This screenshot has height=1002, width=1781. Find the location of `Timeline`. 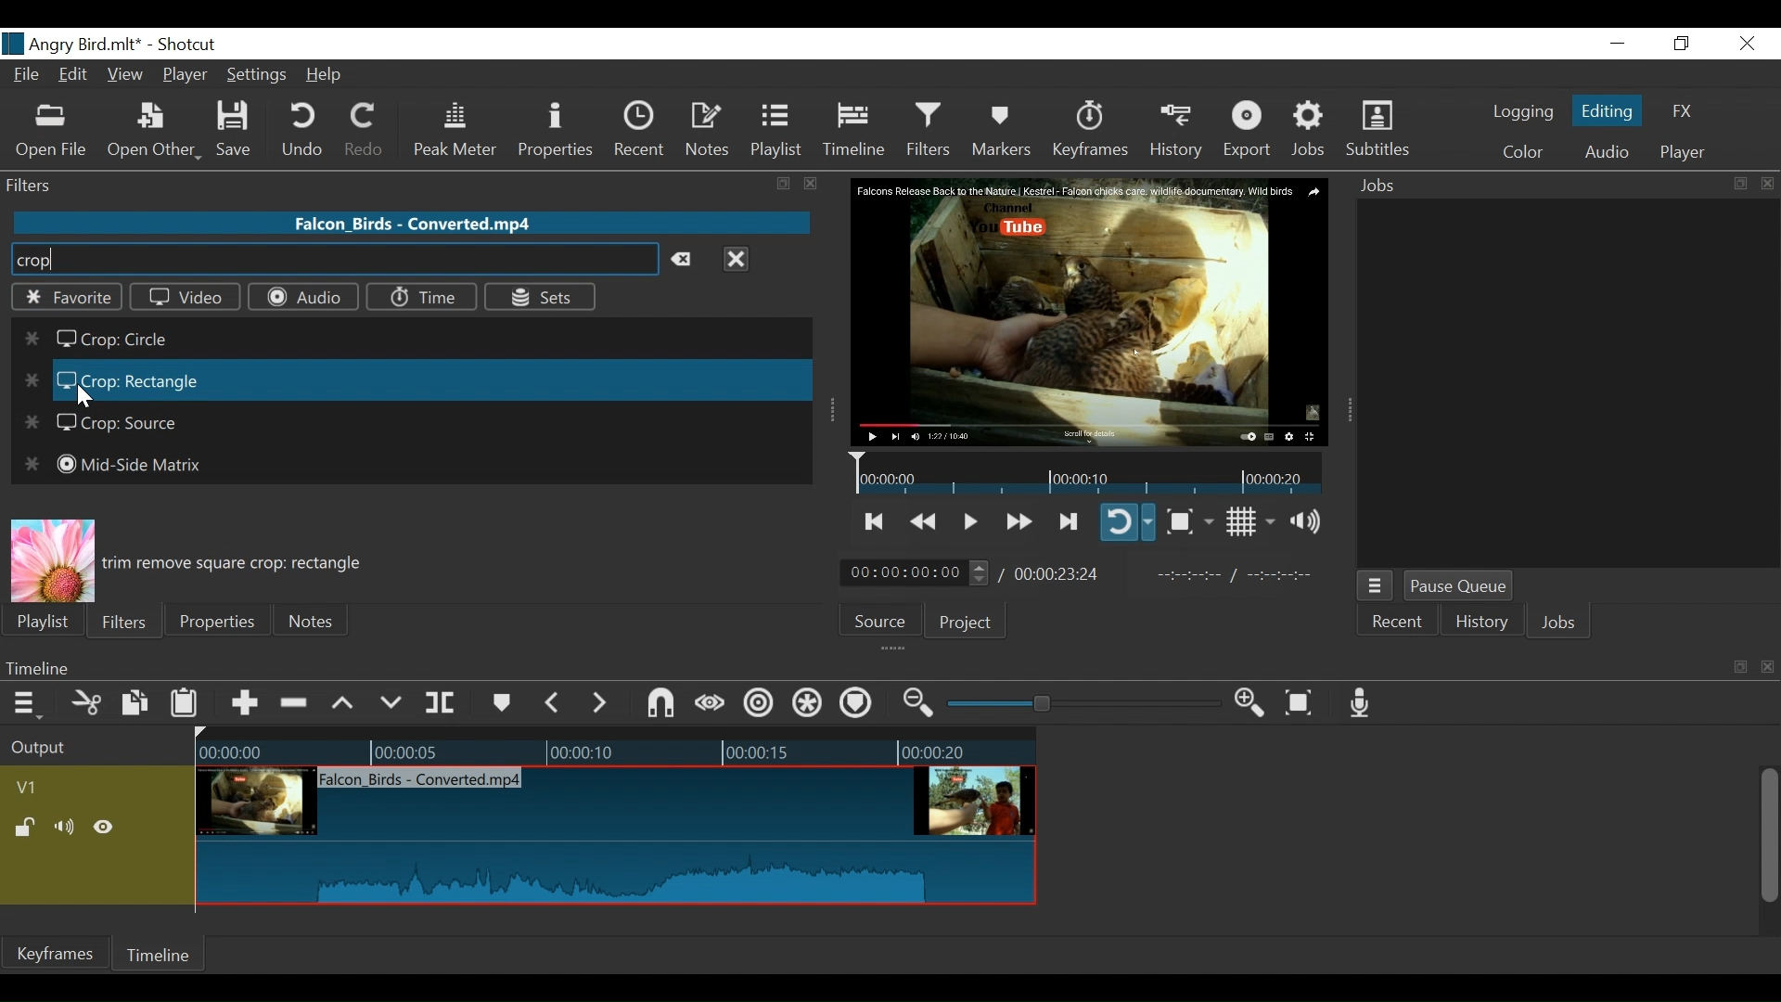

Timeline is located at coordinates (160, 955).